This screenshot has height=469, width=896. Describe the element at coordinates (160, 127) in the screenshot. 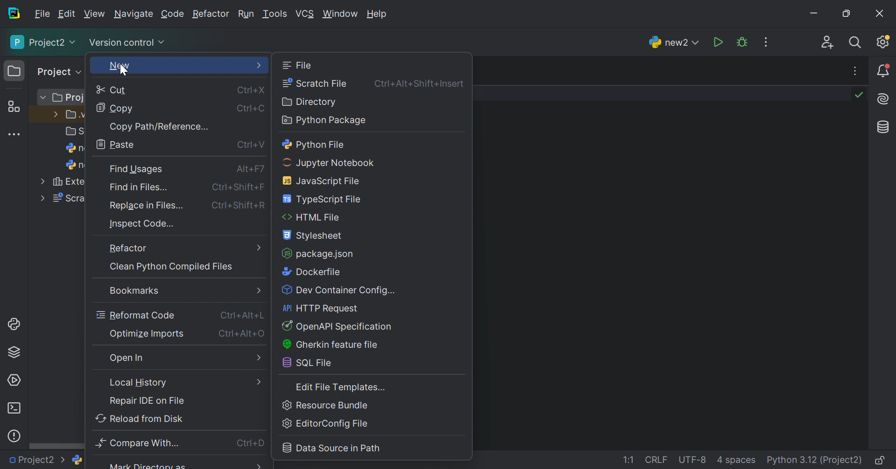

I see `Copy path/reference...` at that location.